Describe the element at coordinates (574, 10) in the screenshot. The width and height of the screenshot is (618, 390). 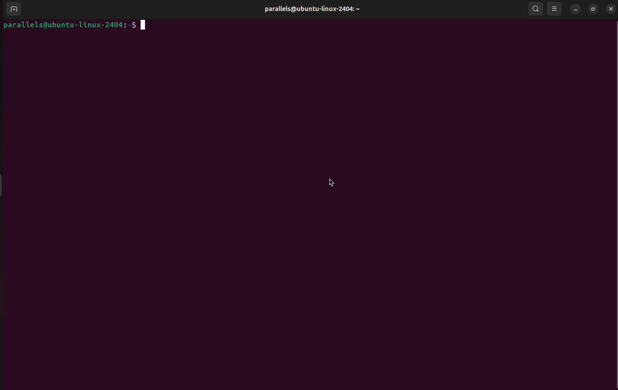
I see `minimize` at that location.